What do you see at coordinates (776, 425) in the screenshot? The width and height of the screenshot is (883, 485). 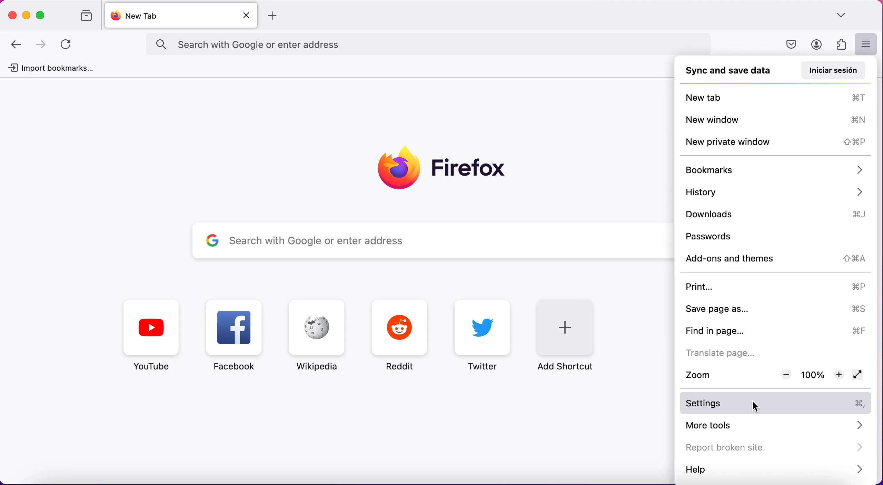 I see `more tools` at bounding box center [776, 425].